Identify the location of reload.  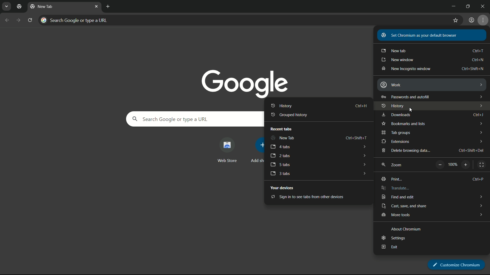
(30, 20).